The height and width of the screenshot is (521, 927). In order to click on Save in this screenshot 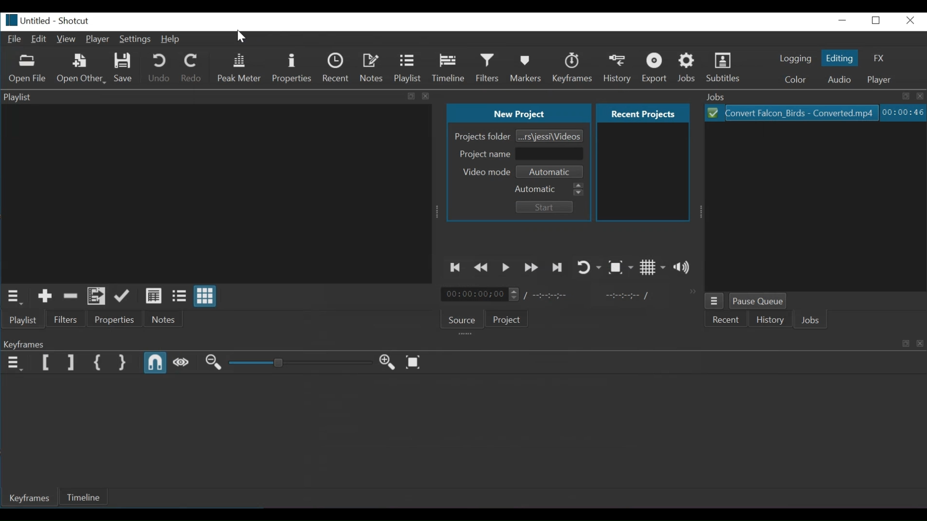, I will do `click(126, 69)`.